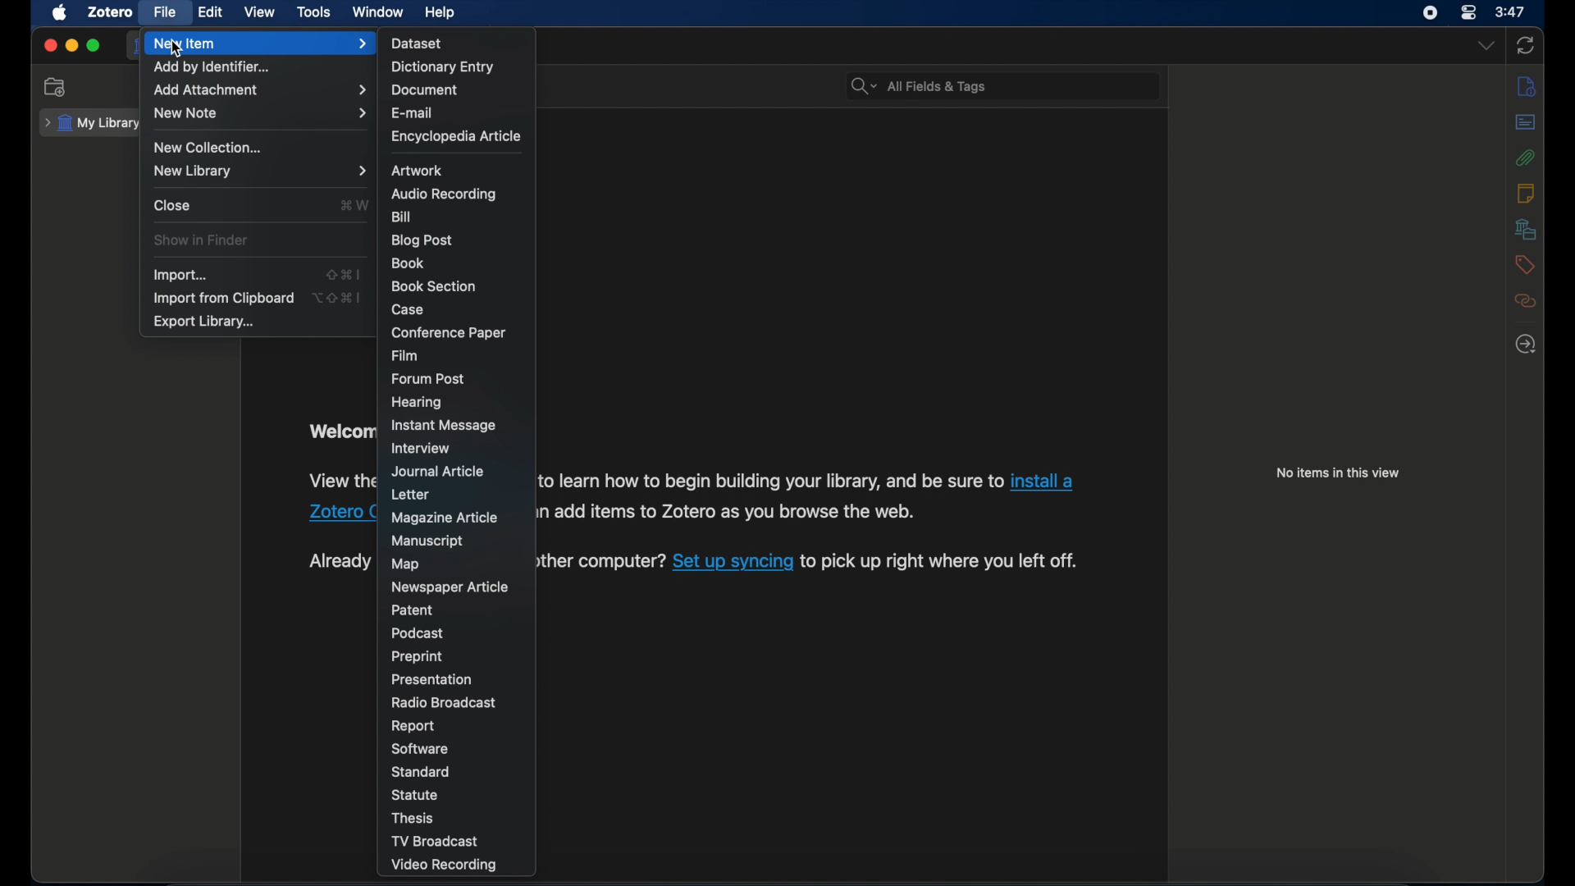 This screenshot has width=1575, height=886. Describe the element at coordinates (340, 432) in the screenshot. I see `obscure text` at that location.